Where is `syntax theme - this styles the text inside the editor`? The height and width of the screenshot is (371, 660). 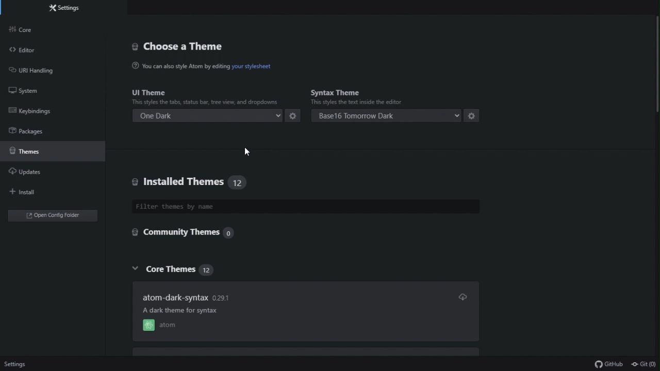 syntax theme - this styles the text inside the editor is located at coordinates (389, 94).